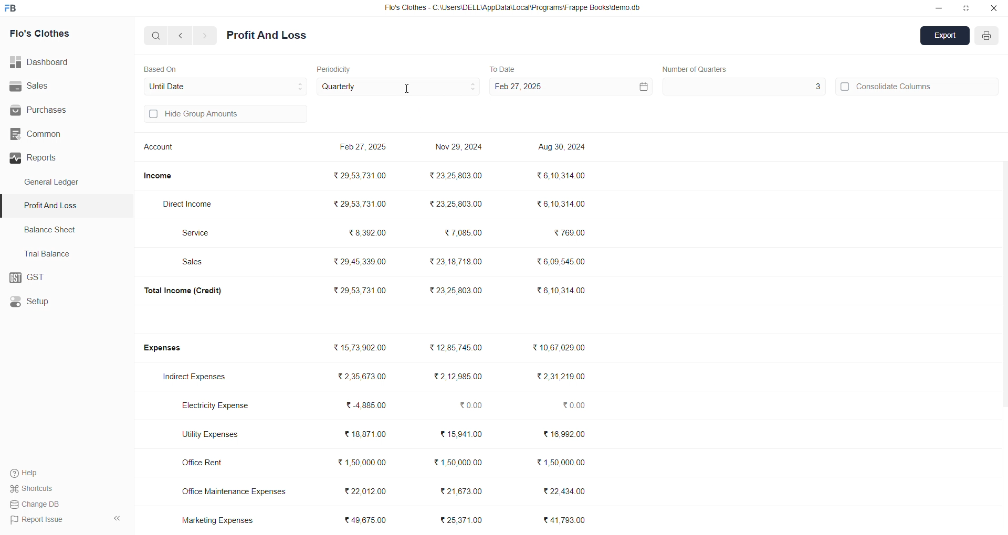 The image size is (1008, 535). I want to click on ₹6,10,314.00, so click(560, 175).